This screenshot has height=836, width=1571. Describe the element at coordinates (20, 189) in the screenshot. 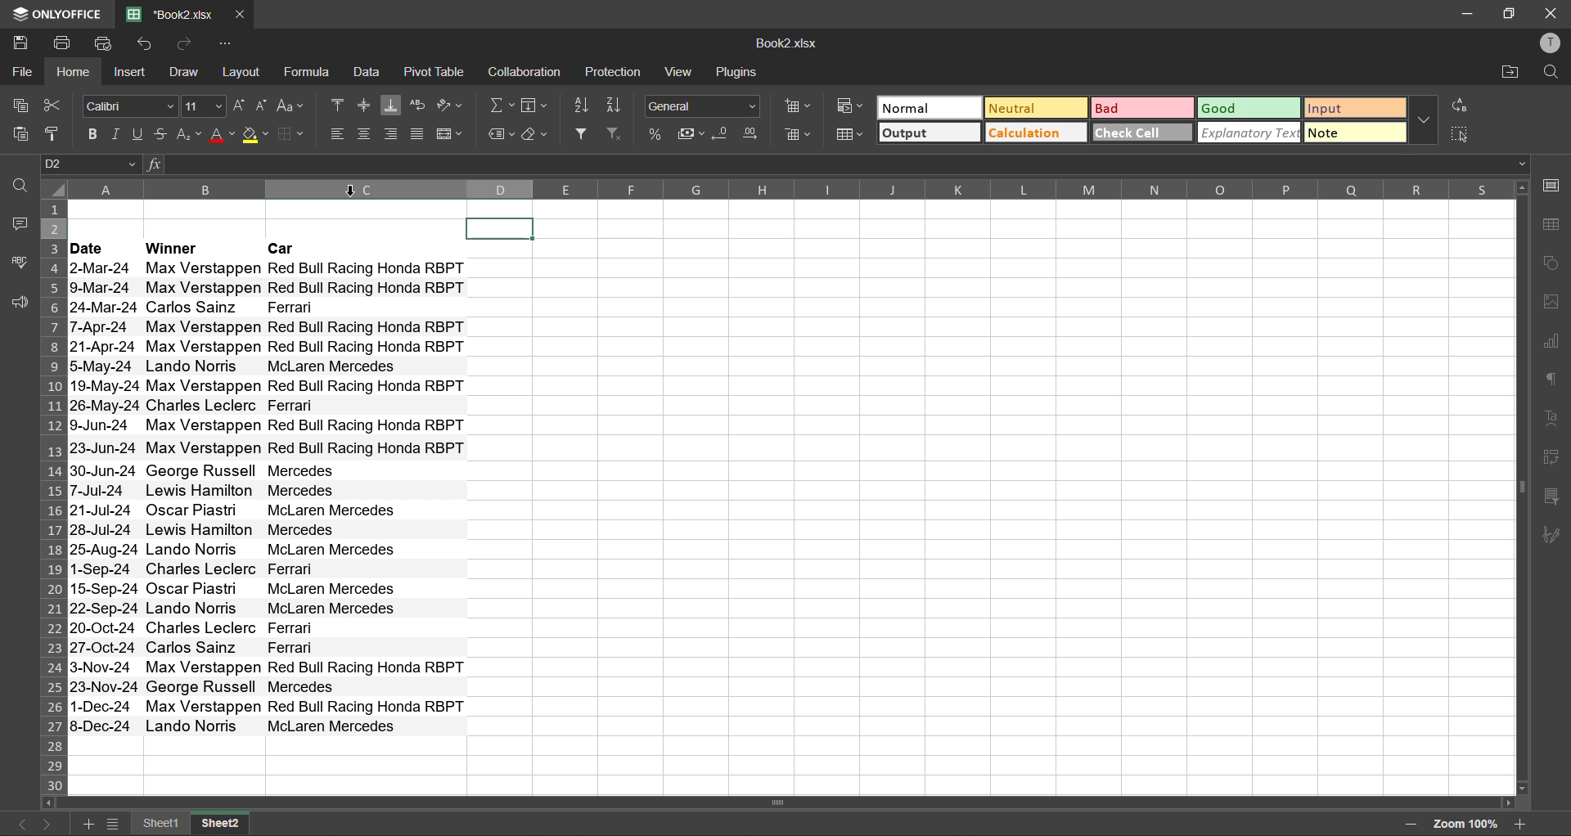

I see `find` at that location.